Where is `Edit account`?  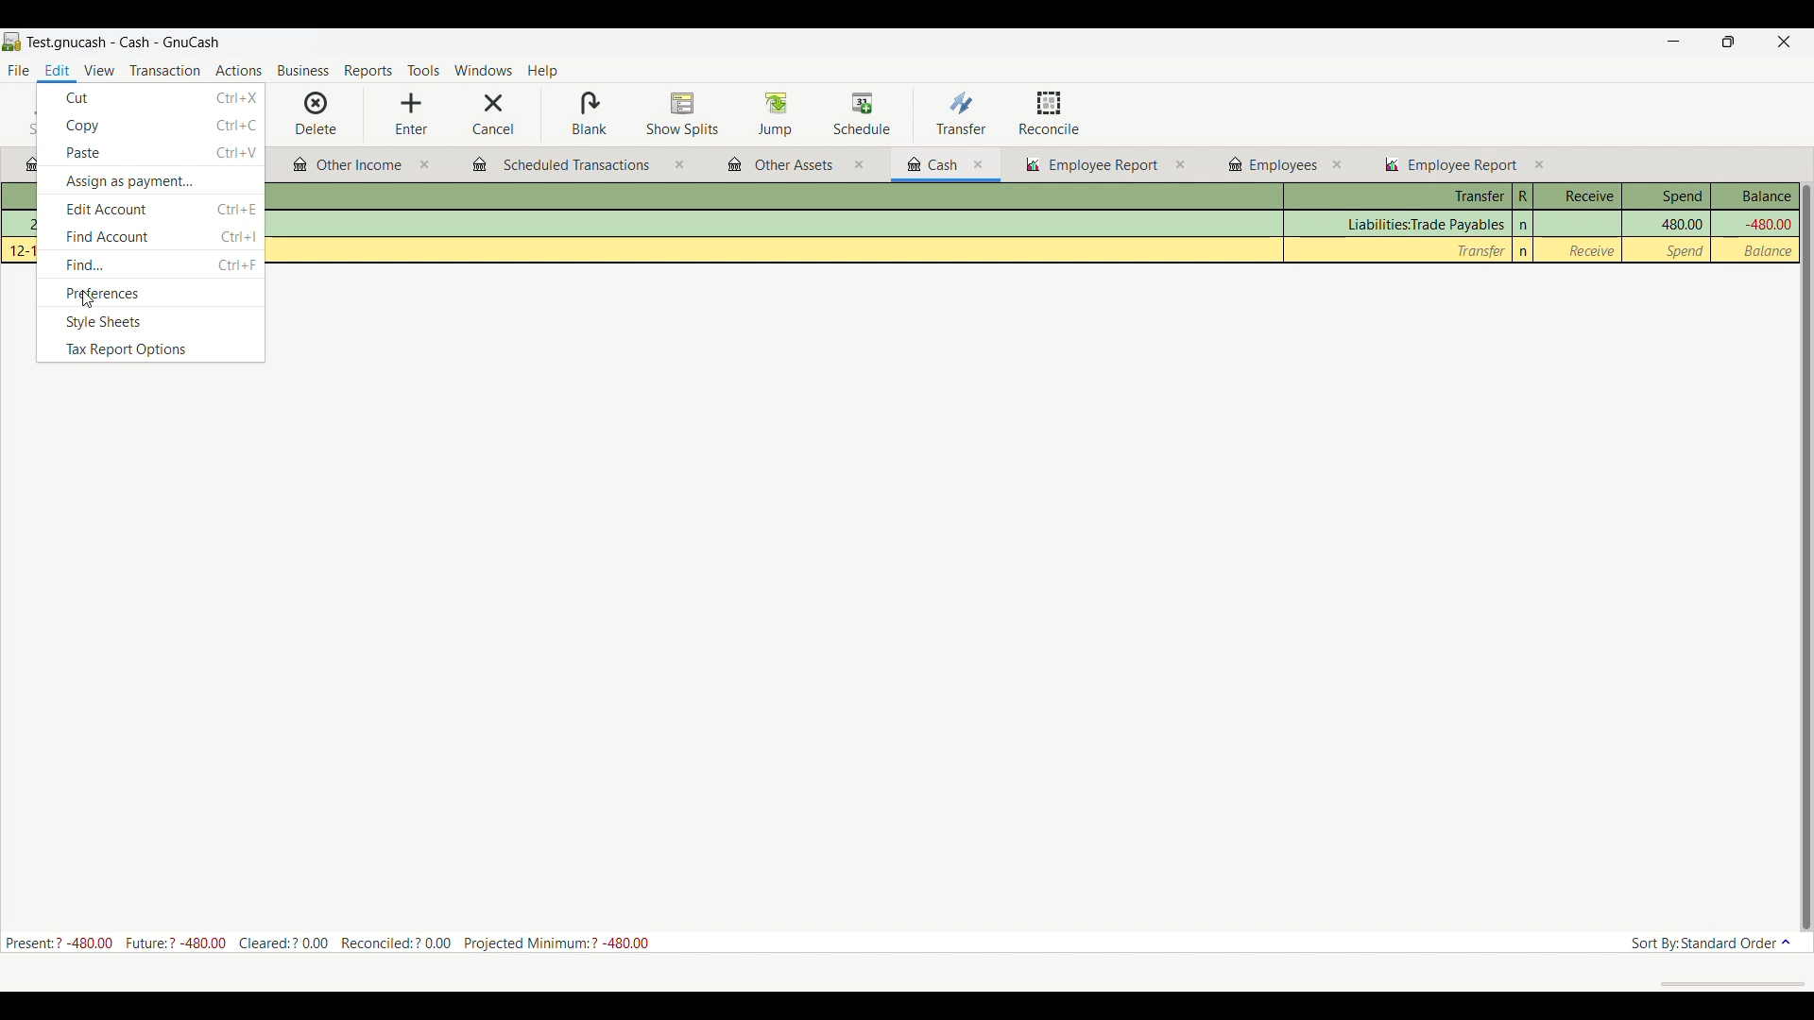 Edit account is located at coordinates (150, 209).